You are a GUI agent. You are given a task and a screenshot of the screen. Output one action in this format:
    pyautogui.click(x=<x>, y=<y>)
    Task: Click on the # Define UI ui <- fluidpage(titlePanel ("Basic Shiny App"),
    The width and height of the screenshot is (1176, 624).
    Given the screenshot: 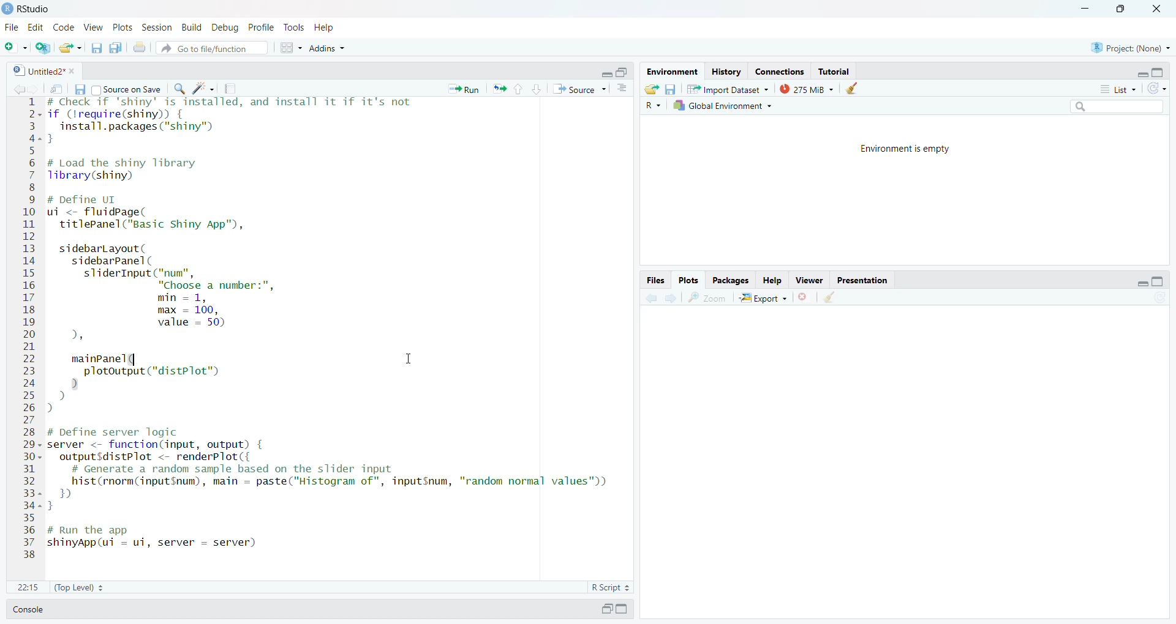 What is the action you would take?
    pyautogui.click(x=151, y=214)
    